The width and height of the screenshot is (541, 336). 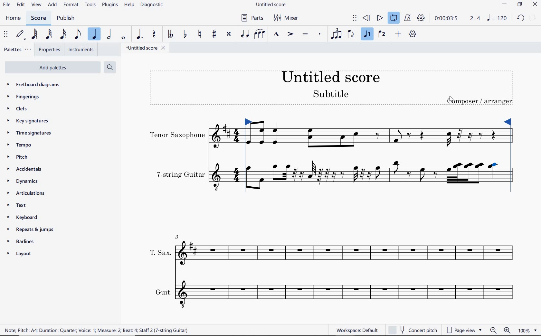 I want to click on PLAY SPEED, so click(x=458, y=18).